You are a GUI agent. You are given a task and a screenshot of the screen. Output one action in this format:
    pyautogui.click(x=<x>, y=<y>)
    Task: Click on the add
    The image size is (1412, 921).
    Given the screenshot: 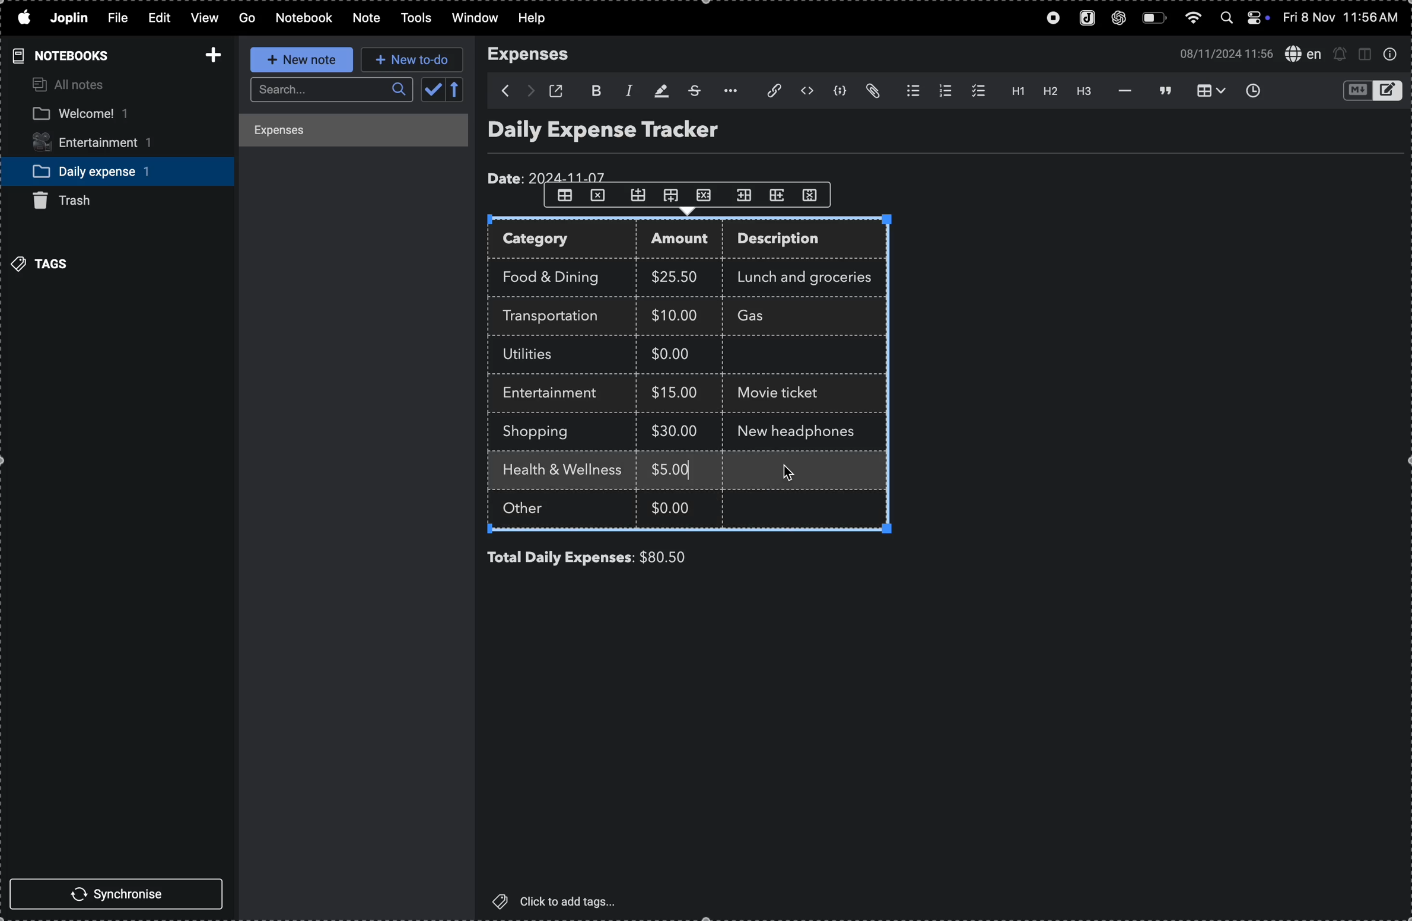 What is the action you would take?
    pyautogui.click(x=209, y=51)
    